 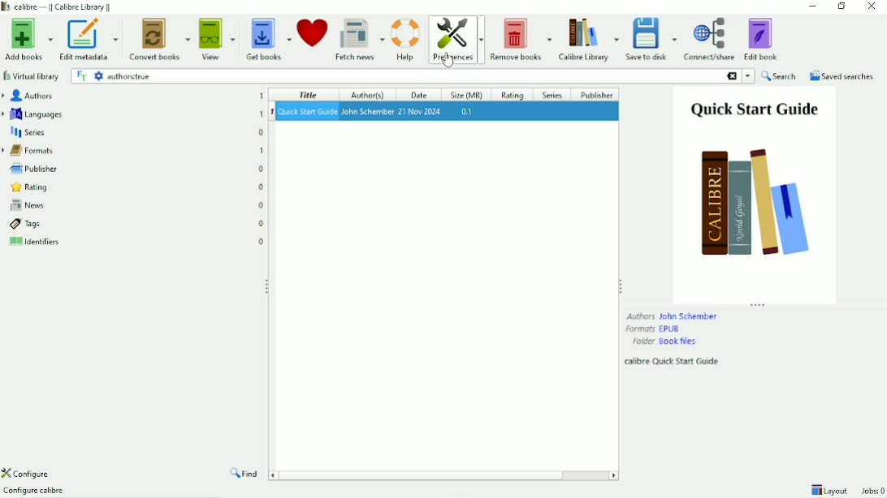 What do you see at coordinates (553, 94) in the screenshot?
I see `Series` at bounding box center [553, 94].